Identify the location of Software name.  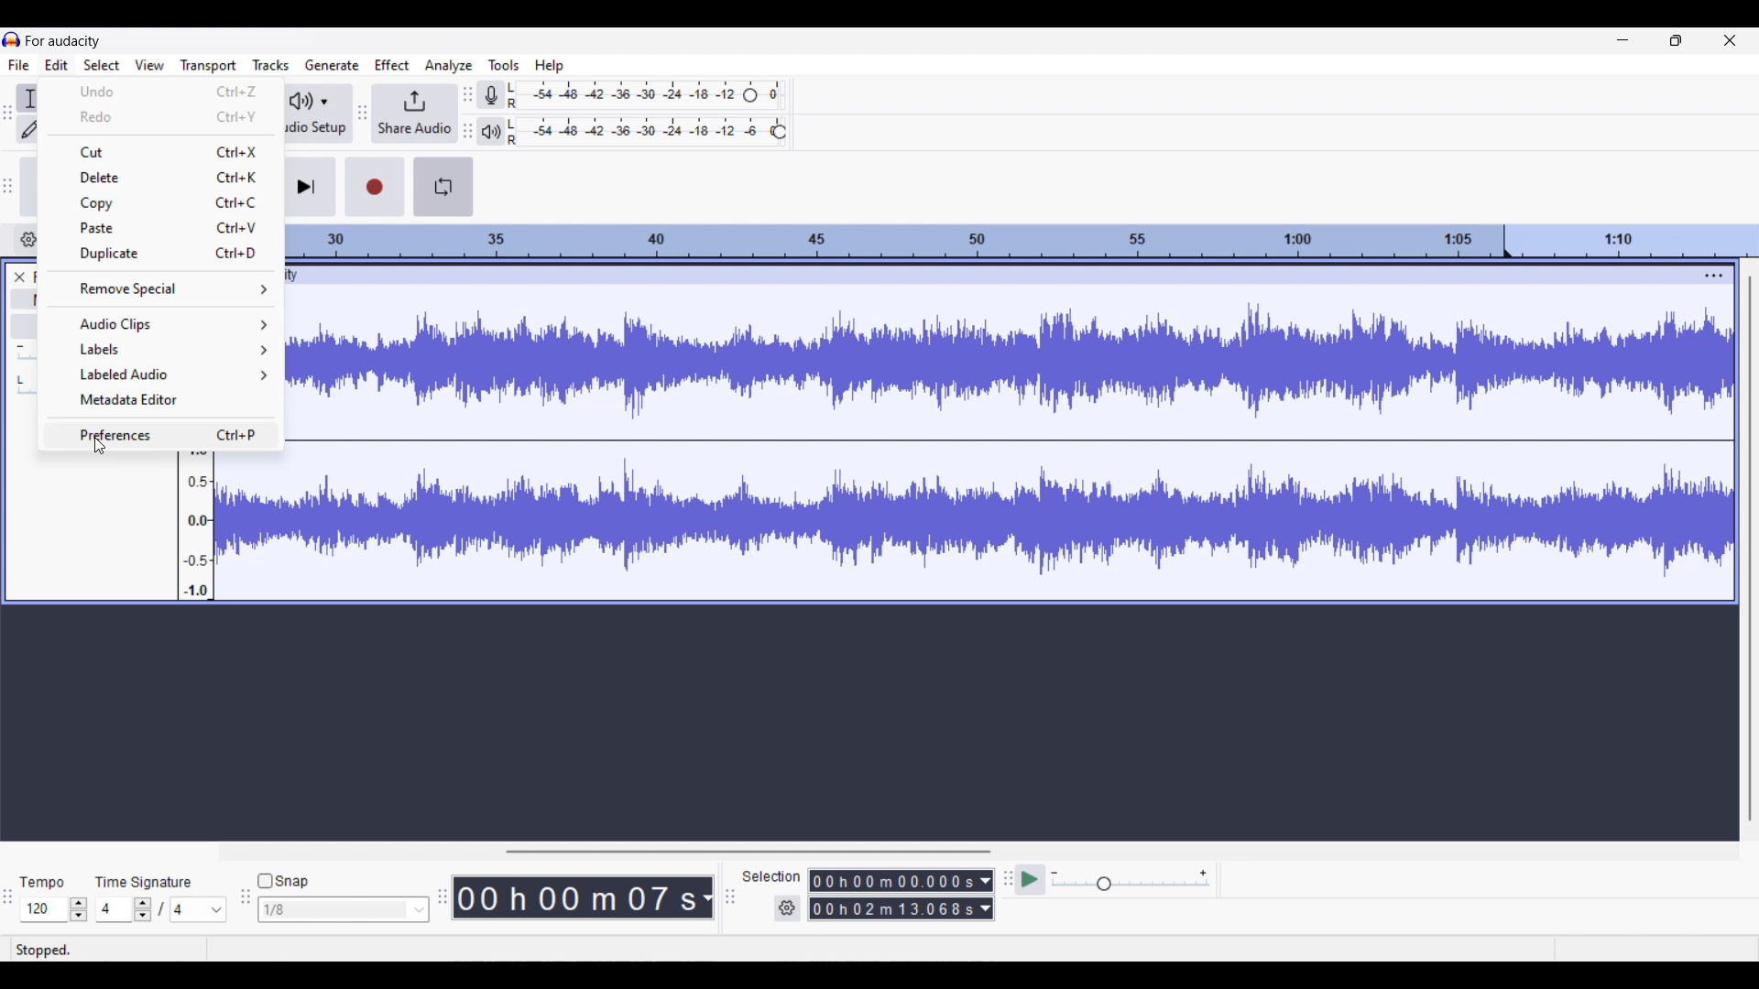
(64, 41).